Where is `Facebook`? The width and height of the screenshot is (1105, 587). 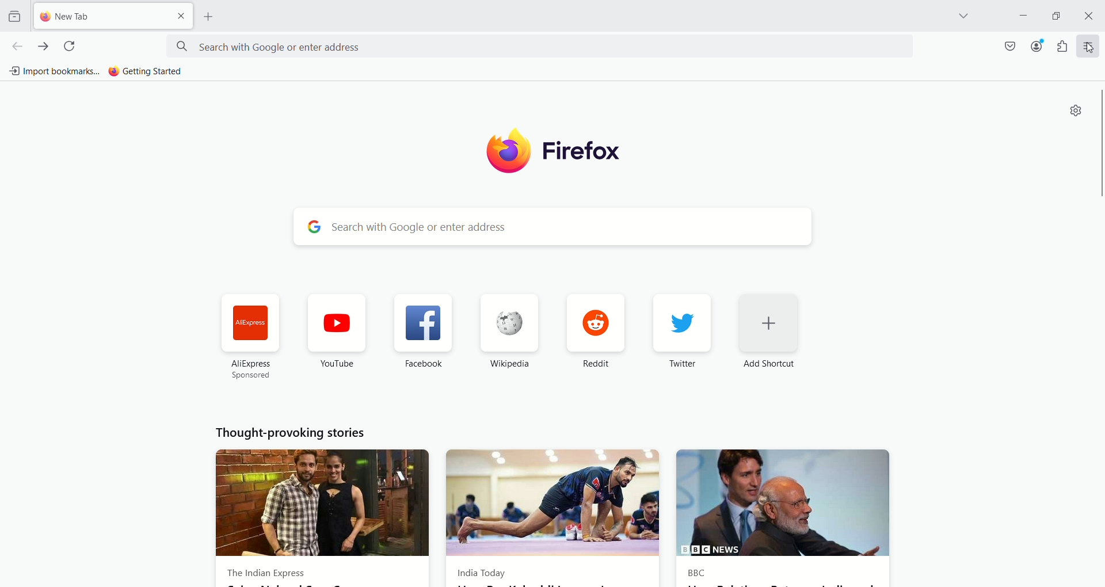 Facebook is located at coordinates (421, 329).